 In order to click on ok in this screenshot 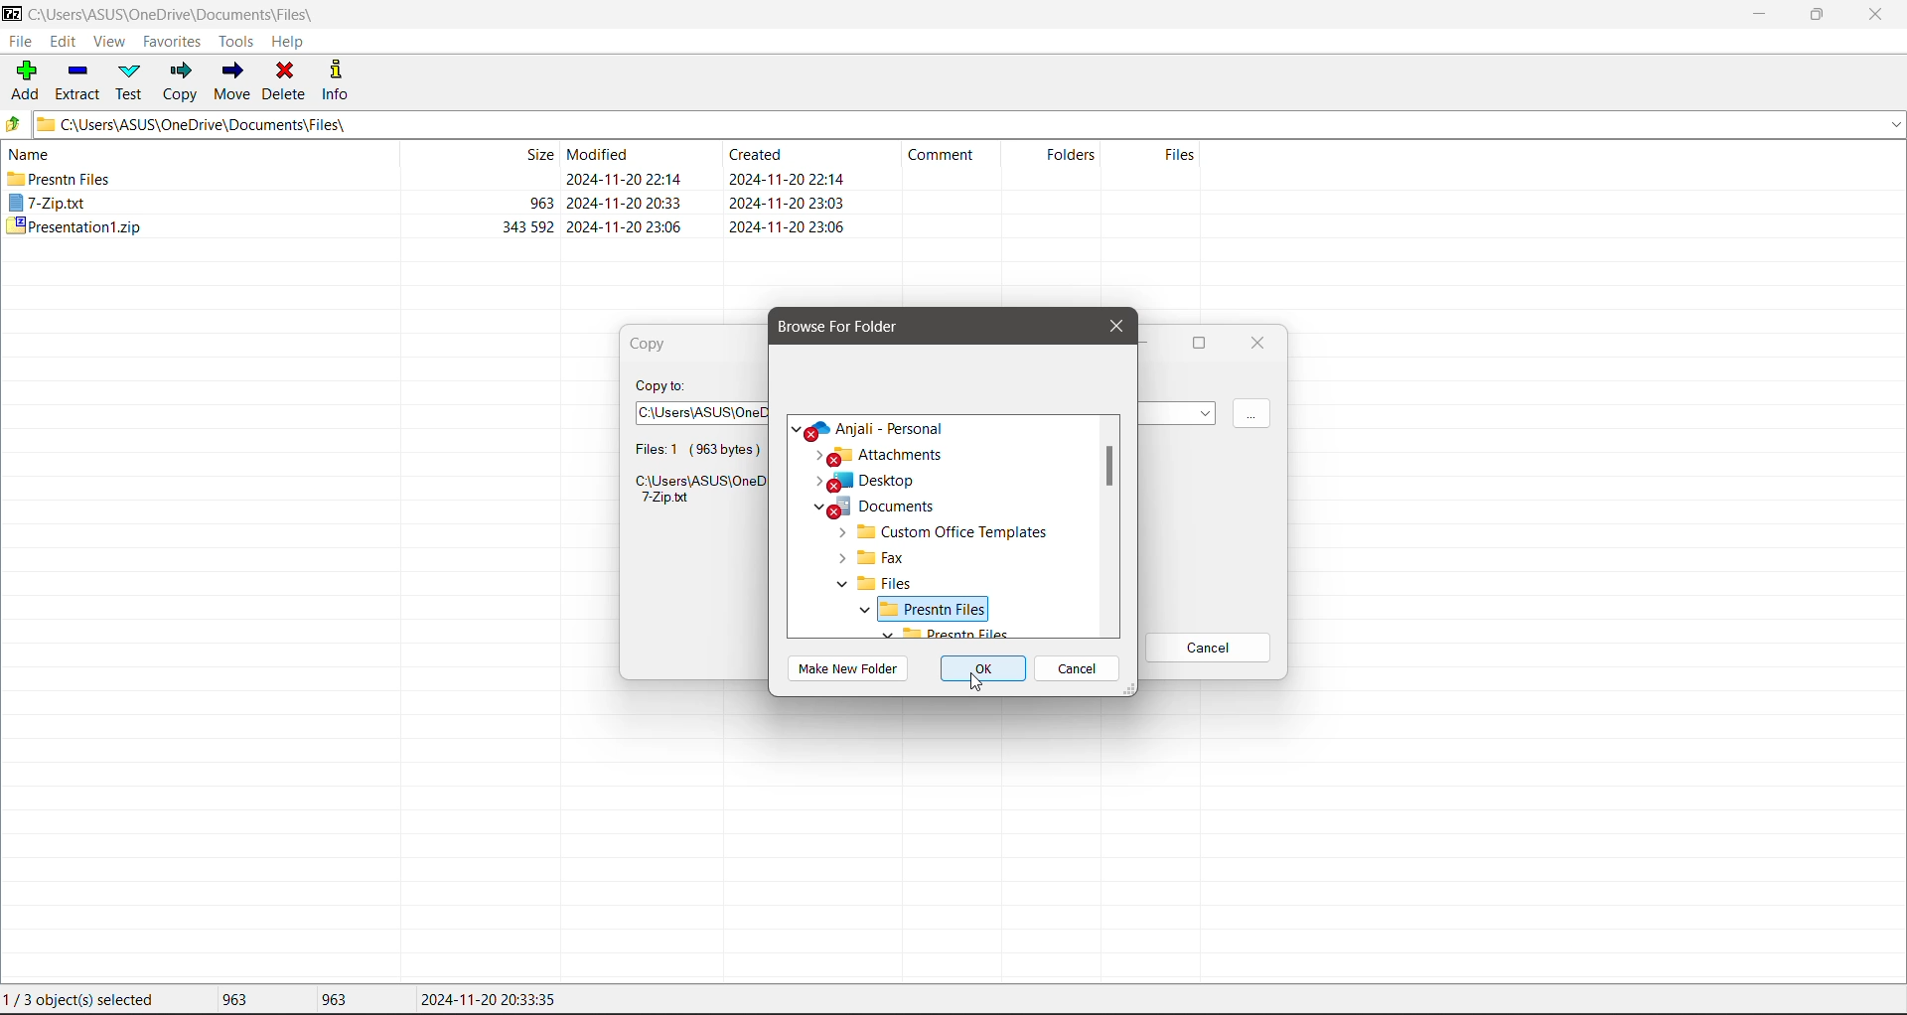, I will do `click(977, 667)`.